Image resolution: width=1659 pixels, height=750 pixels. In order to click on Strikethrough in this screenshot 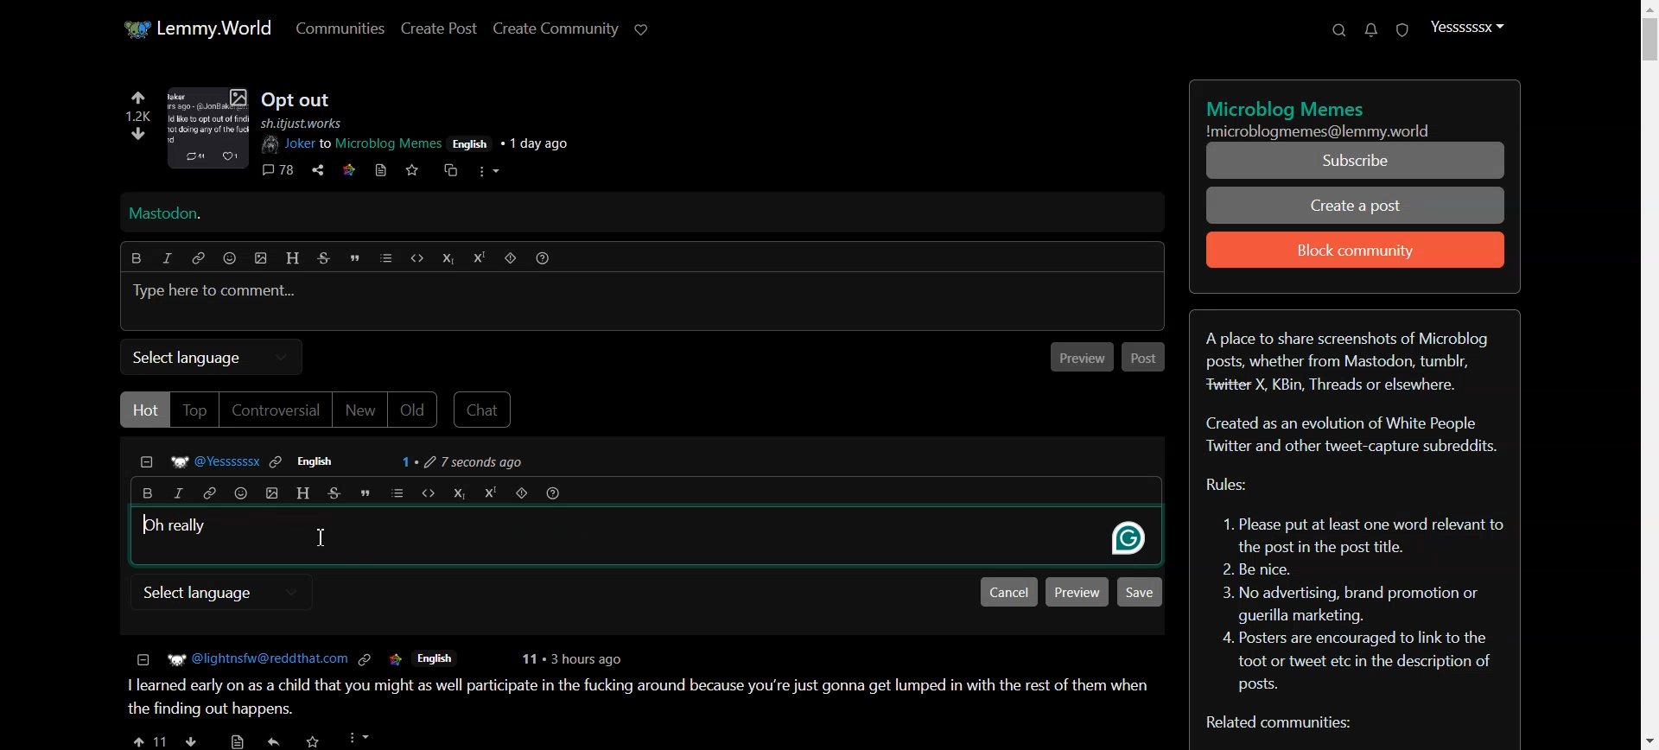, I will do `click(322, 257)`.